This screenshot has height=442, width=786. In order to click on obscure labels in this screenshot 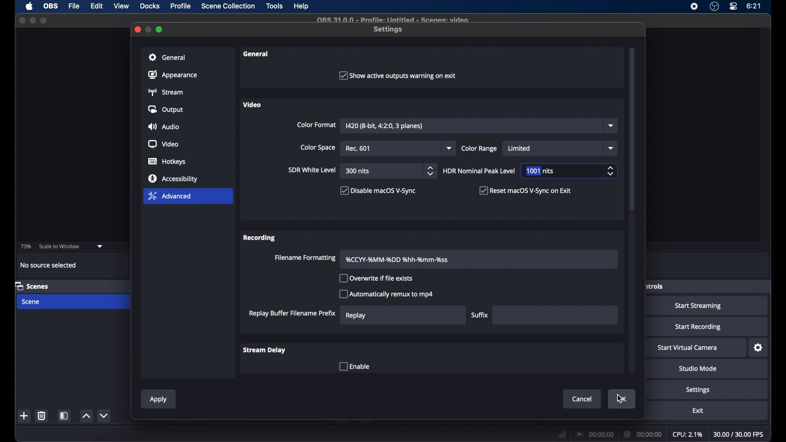, I will do `click(655, 286)`.